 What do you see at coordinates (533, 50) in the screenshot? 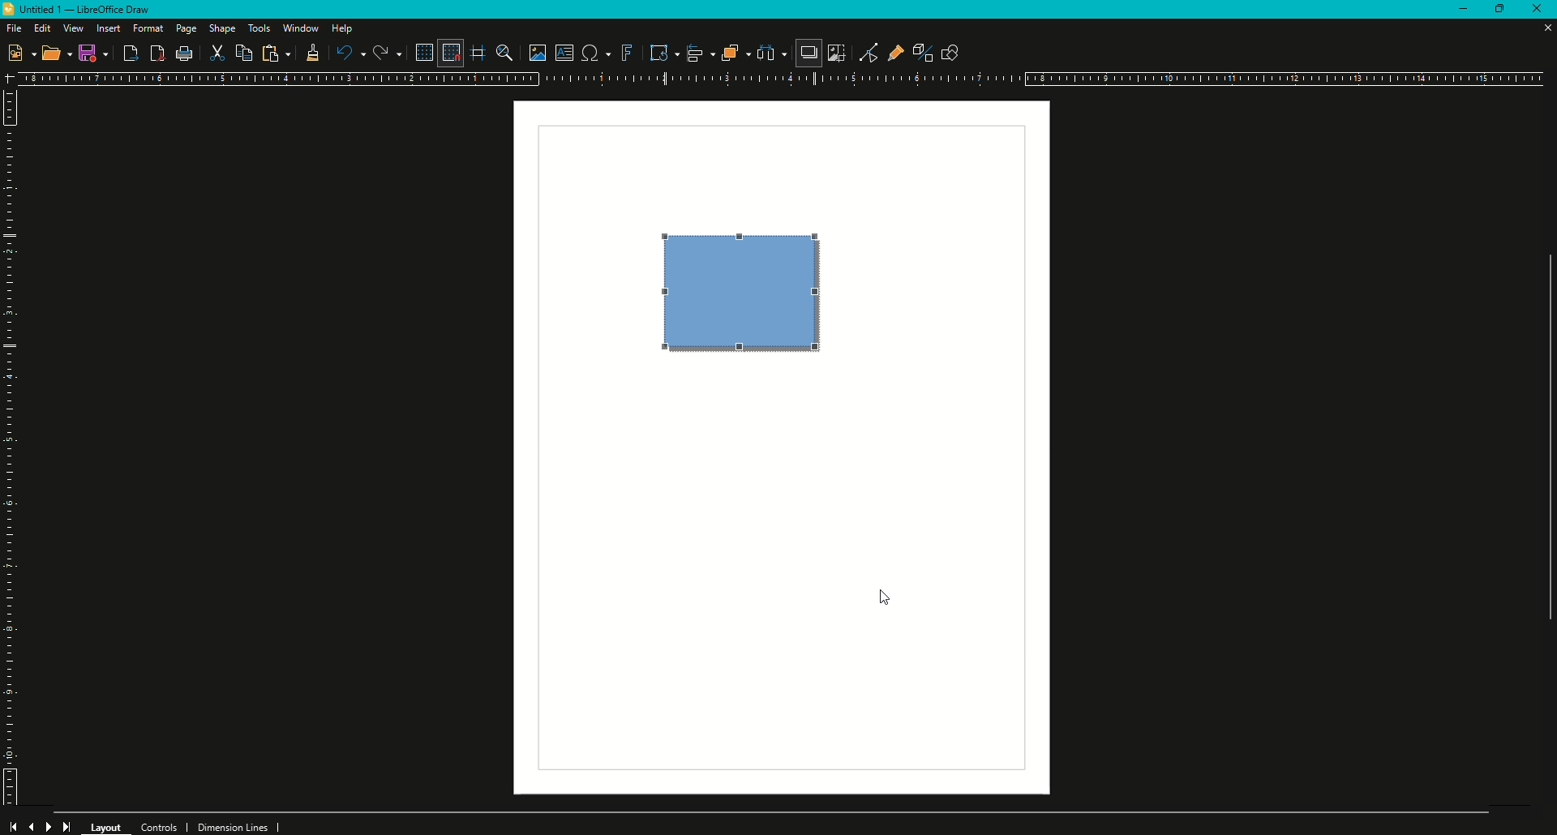
I see `Insert Image` at bounding box center [533, 50].